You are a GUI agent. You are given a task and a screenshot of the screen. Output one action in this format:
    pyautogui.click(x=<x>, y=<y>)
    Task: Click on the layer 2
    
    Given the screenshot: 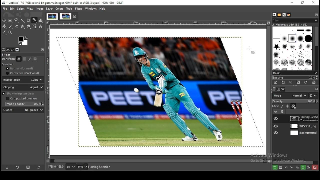 What is the action you would take?
    pyautogui.click(x=302, y=124)
    